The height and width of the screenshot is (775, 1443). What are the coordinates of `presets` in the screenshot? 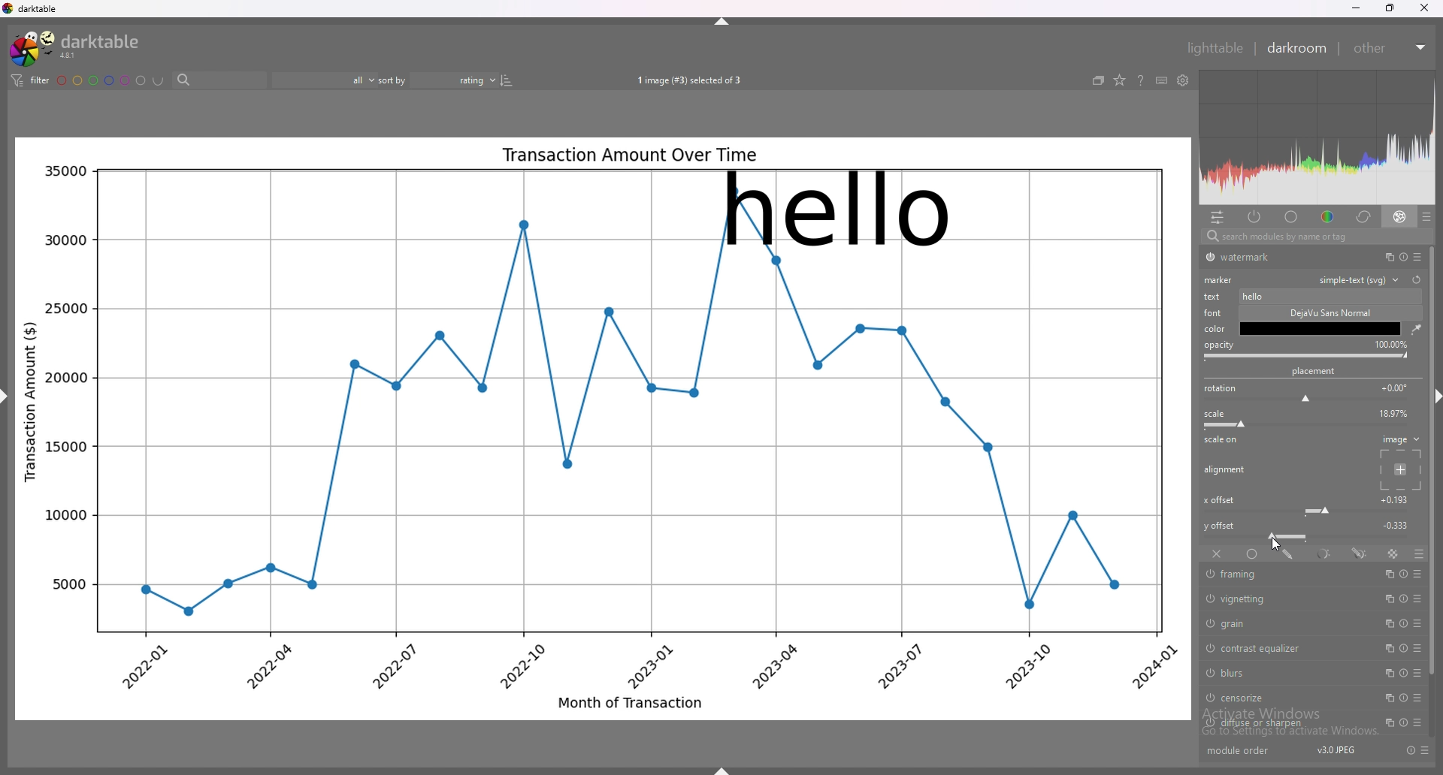 It's located at (1418, 649).